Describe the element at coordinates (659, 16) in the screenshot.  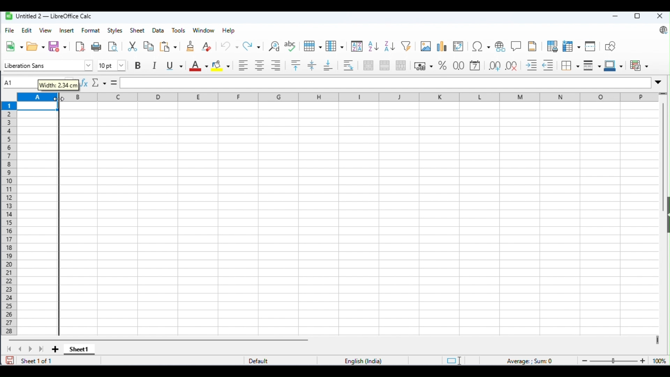
I see `close` at that location.